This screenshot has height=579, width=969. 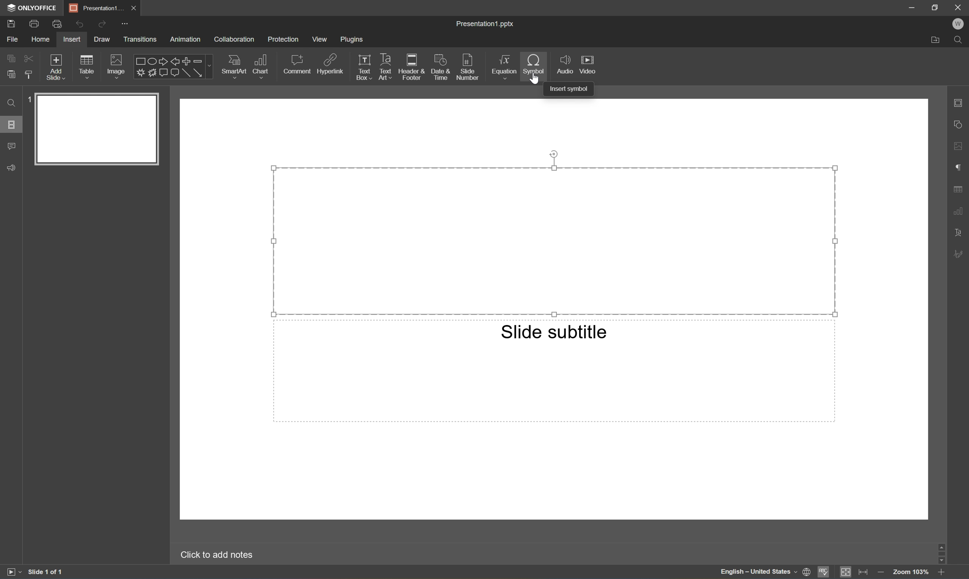 I want to click on Insert symbol, so click(x=569, y=88).